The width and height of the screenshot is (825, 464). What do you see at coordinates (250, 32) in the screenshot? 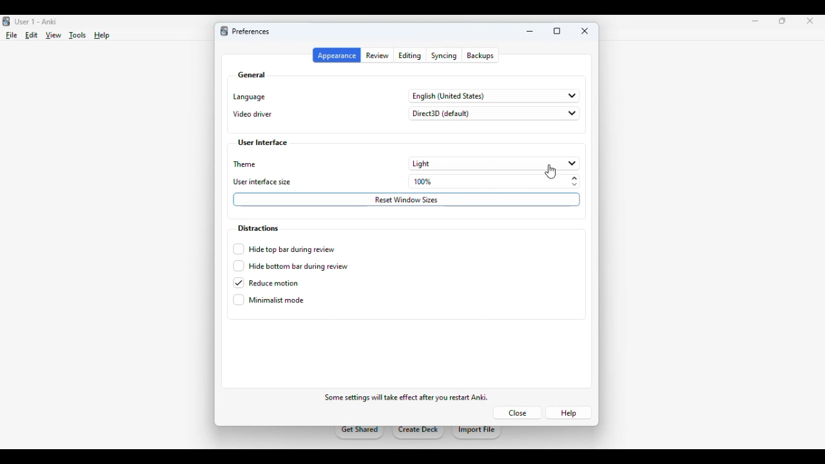
I see `preferences` at bounding box center [250, 32].